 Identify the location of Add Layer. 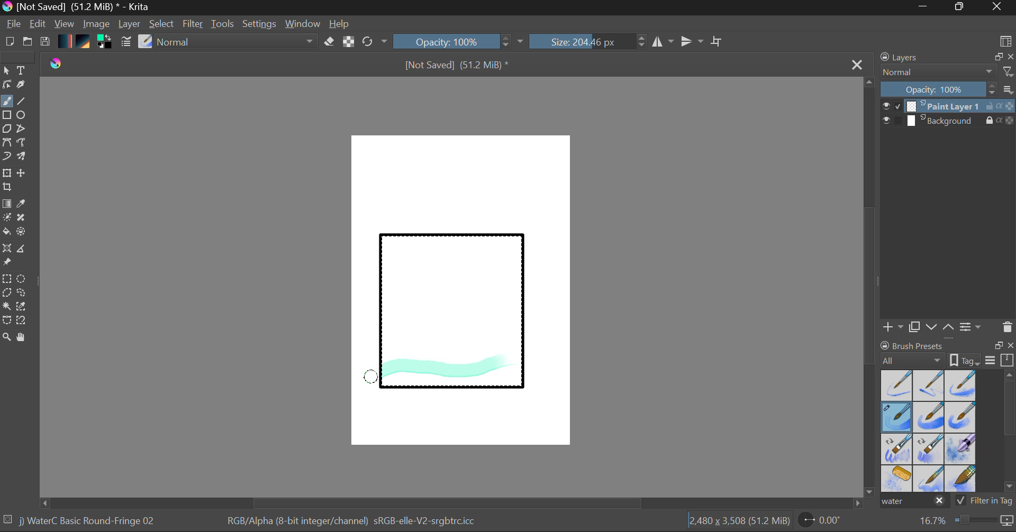
(893, 327).